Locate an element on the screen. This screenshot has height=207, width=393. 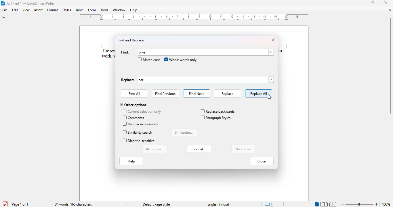
standard selection is located at coordinates (269, 204).